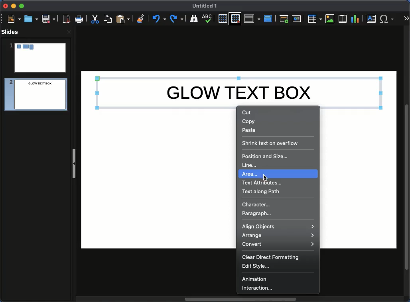  What do you see at coordinates (31, 18) in the screenshot?
I see `Ope` at bounding box center [31, 18].